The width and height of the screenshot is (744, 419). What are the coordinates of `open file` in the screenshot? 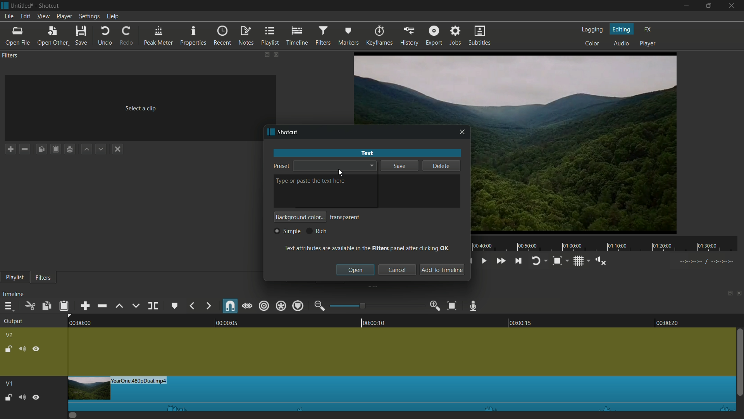 It's located at (17, 36).